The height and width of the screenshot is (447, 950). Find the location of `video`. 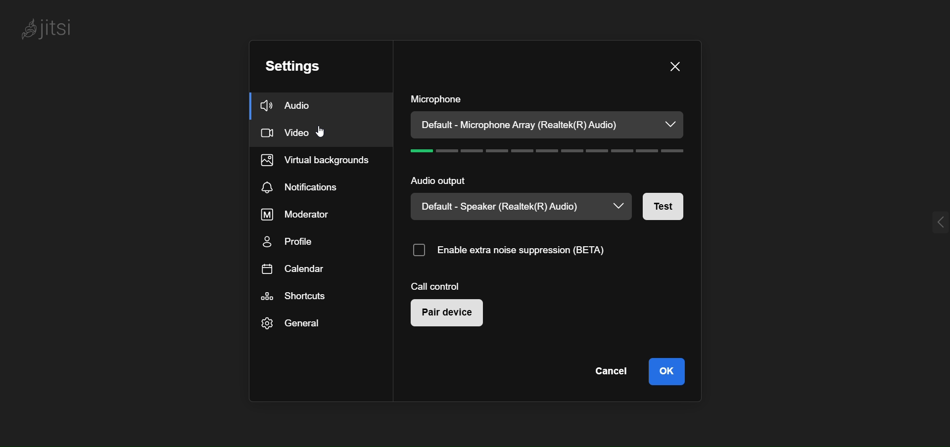

video is located at coordinates (297, 133).